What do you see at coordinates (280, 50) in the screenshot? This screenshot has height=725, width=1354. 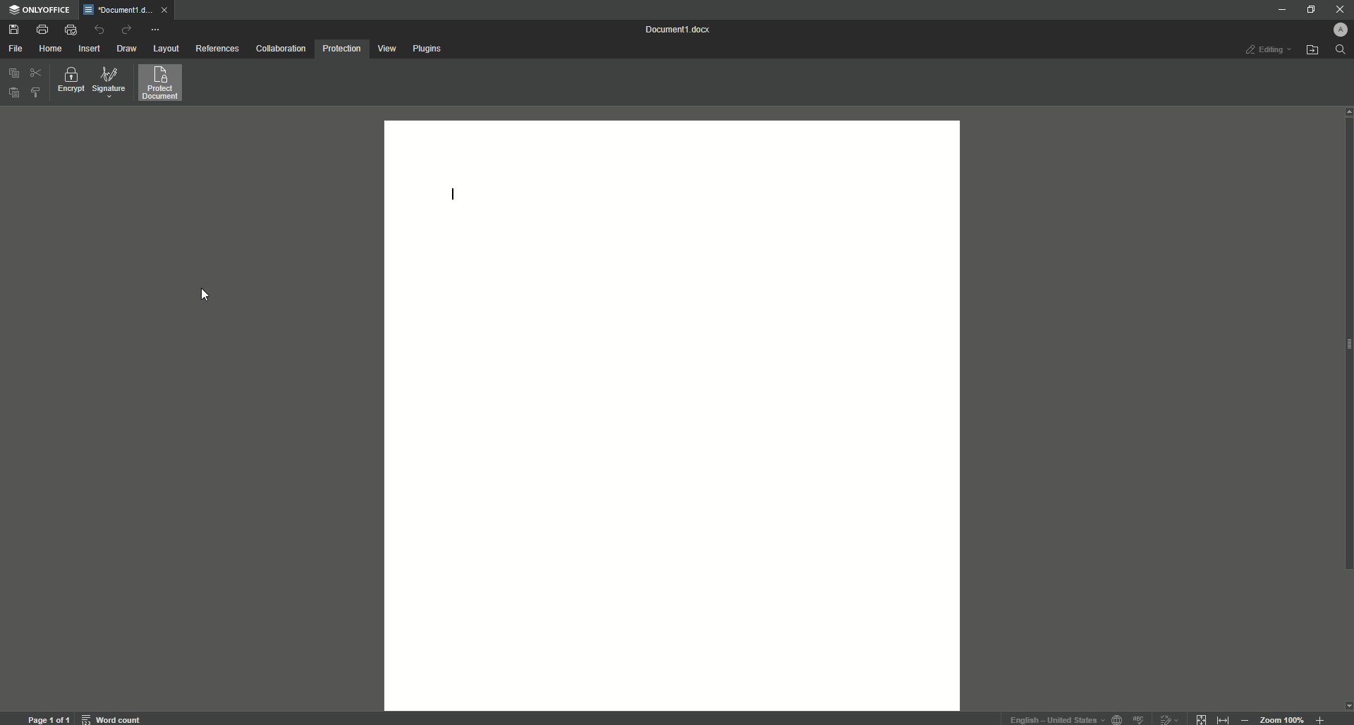 I see `Collaboration` at bounding box center [280, 50].